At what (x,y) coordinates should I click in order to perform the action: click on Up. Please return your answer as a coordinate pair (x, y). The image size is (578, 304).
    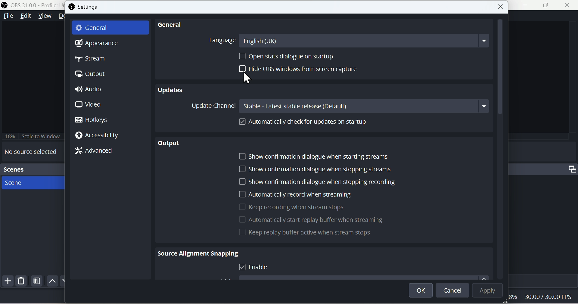
    Looking at the image, I should click on (53, 282).